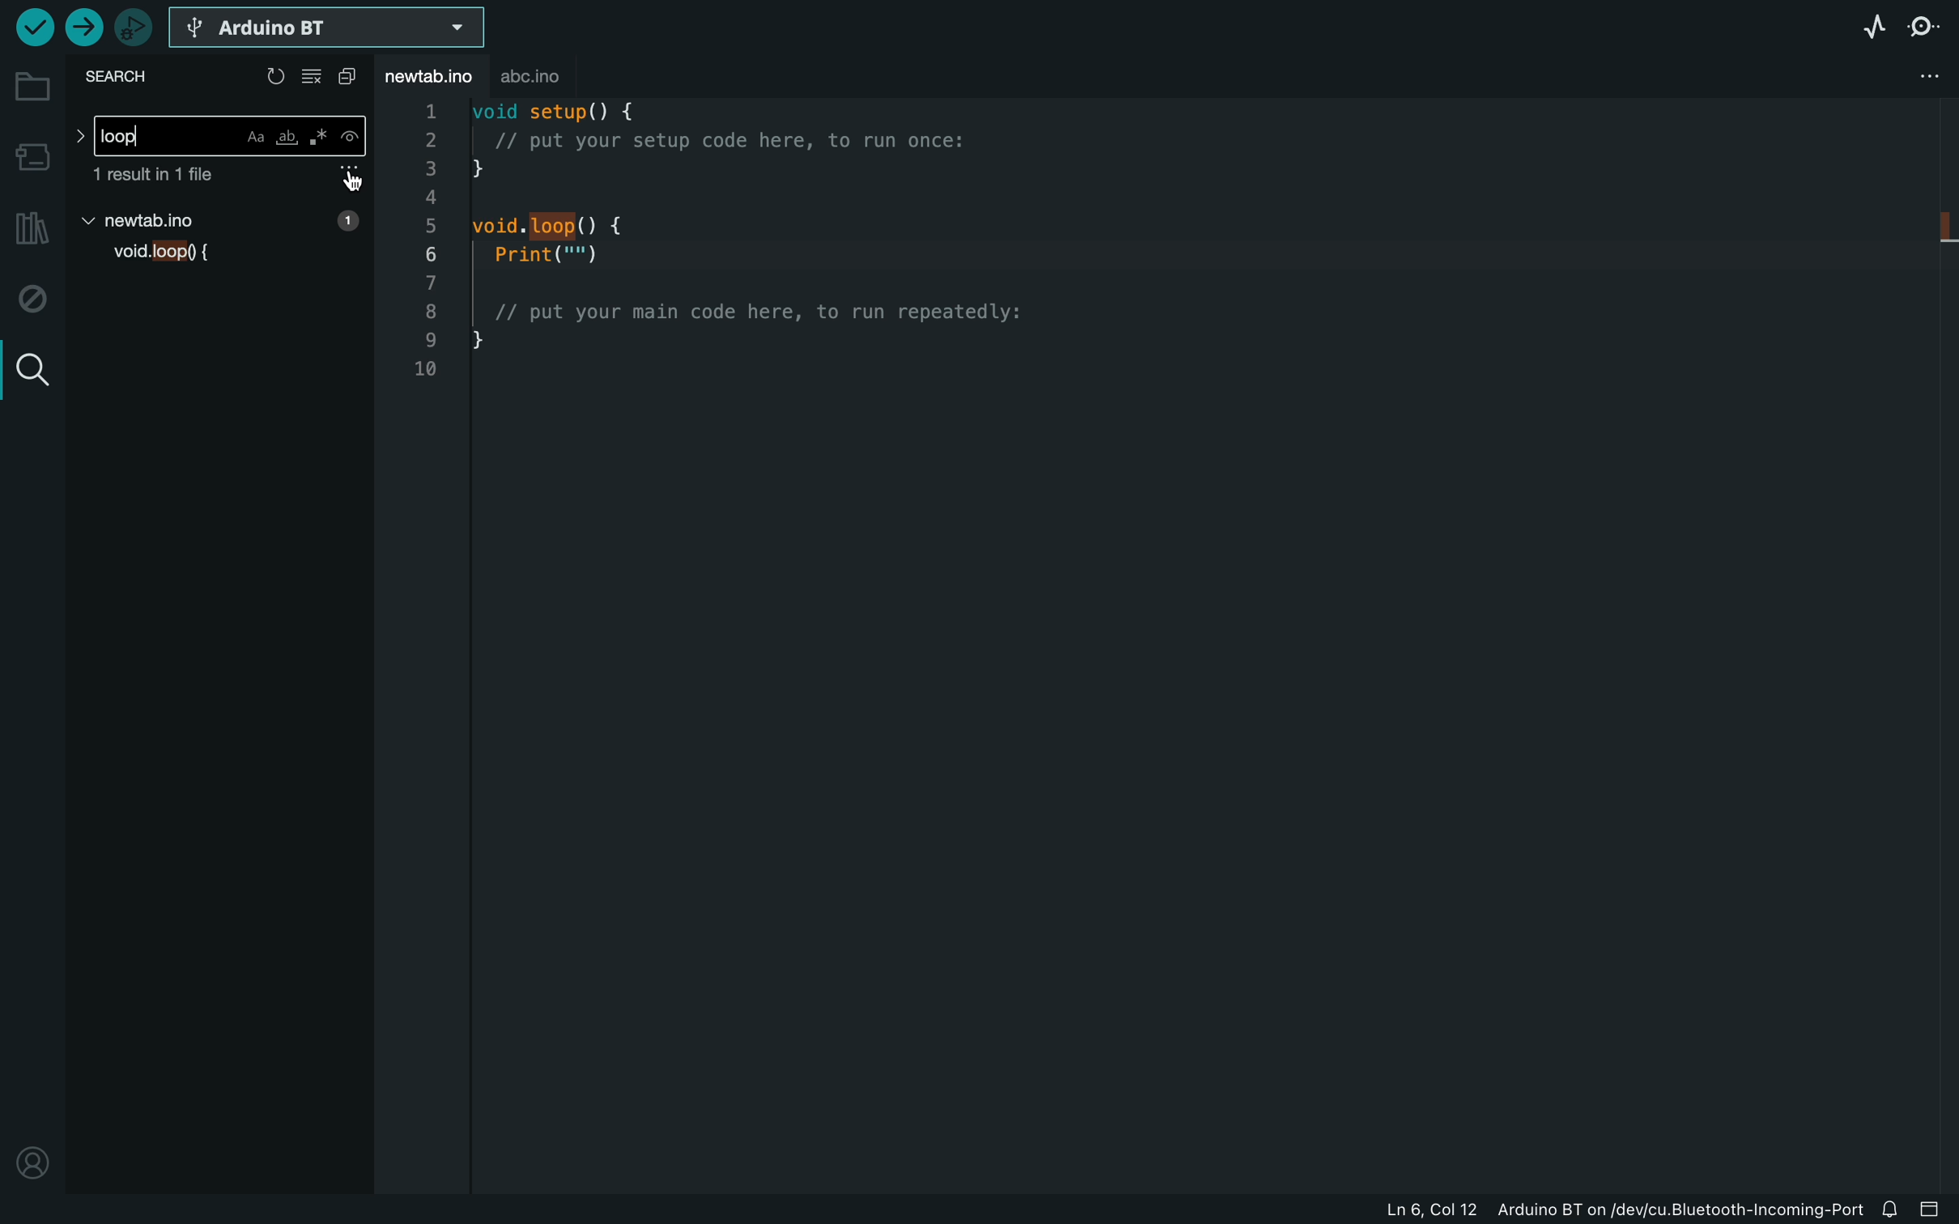  What do you see at coordinates (351, 78) in the screenshot?
I see `copy` at bounding box center [351, 78].